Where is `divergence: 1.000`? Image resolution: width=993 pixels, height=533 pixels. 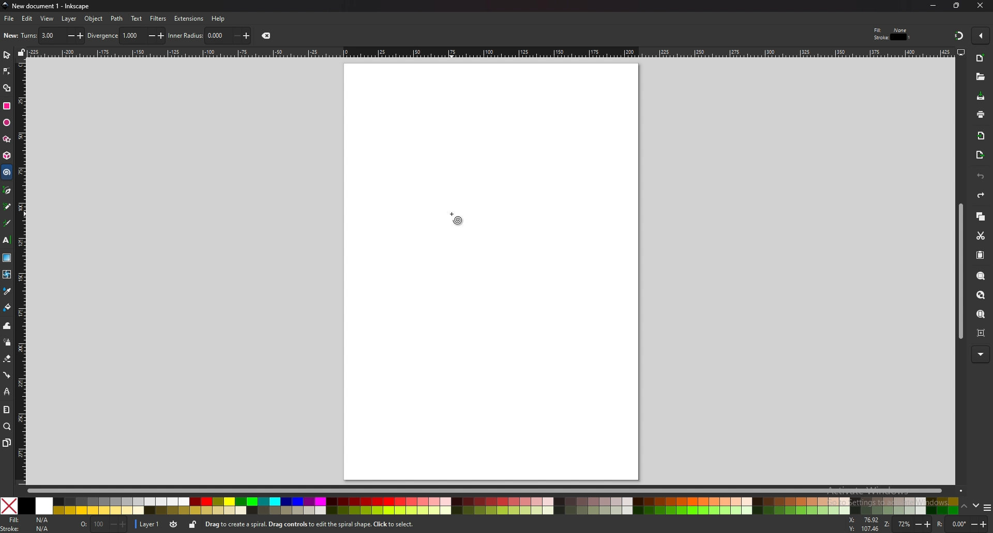 divergence: 1.000 is located at coordinates (126, 36).